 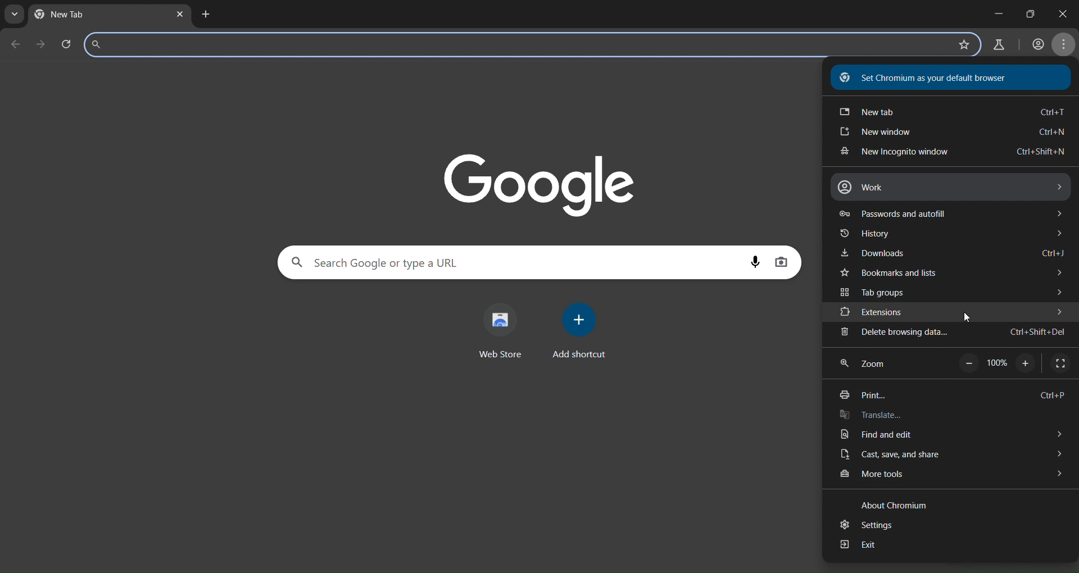 I want to click on zoom in, so click(x=1026, y=363).